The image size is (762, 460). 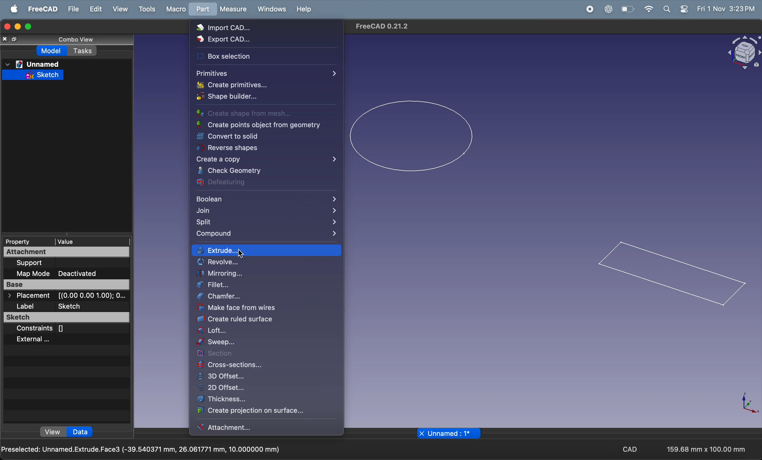 I want to click on Value, so click(x=88, y=242).